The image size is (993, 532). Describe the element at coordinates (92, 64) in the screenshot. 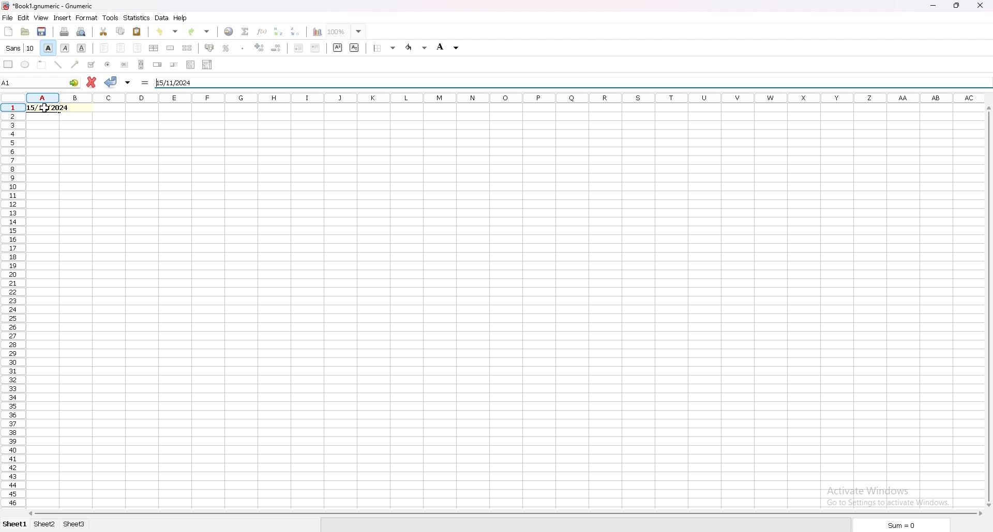

I see `checkbox` at that location.